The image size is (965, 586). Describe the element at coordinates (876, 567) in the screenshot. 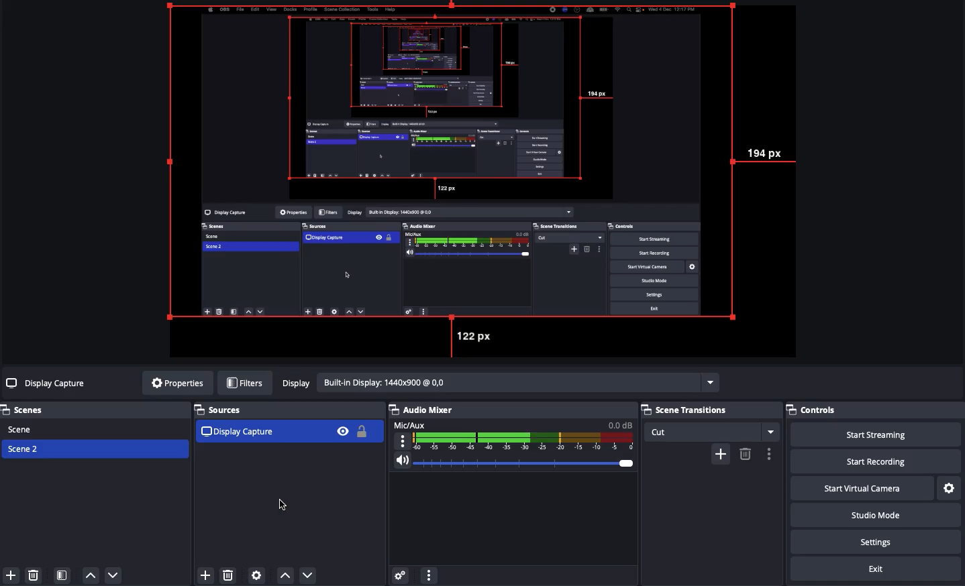

I see `Exit` at that location.